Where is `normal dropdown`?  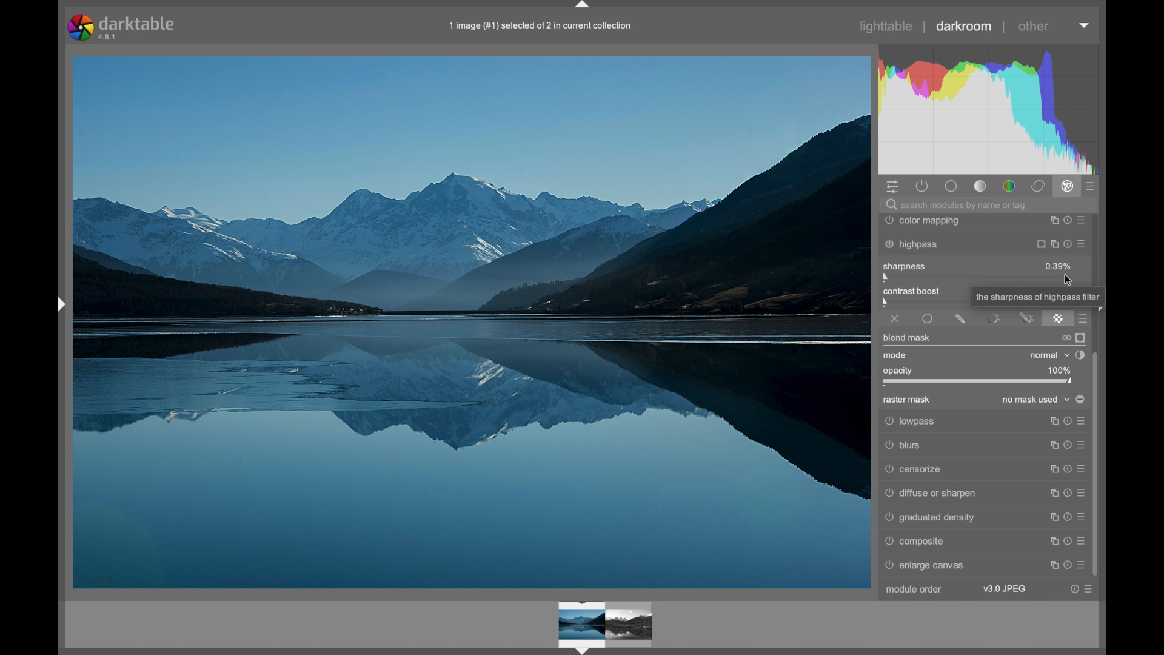 normal dropdown is located at coordinates (1049, 355).